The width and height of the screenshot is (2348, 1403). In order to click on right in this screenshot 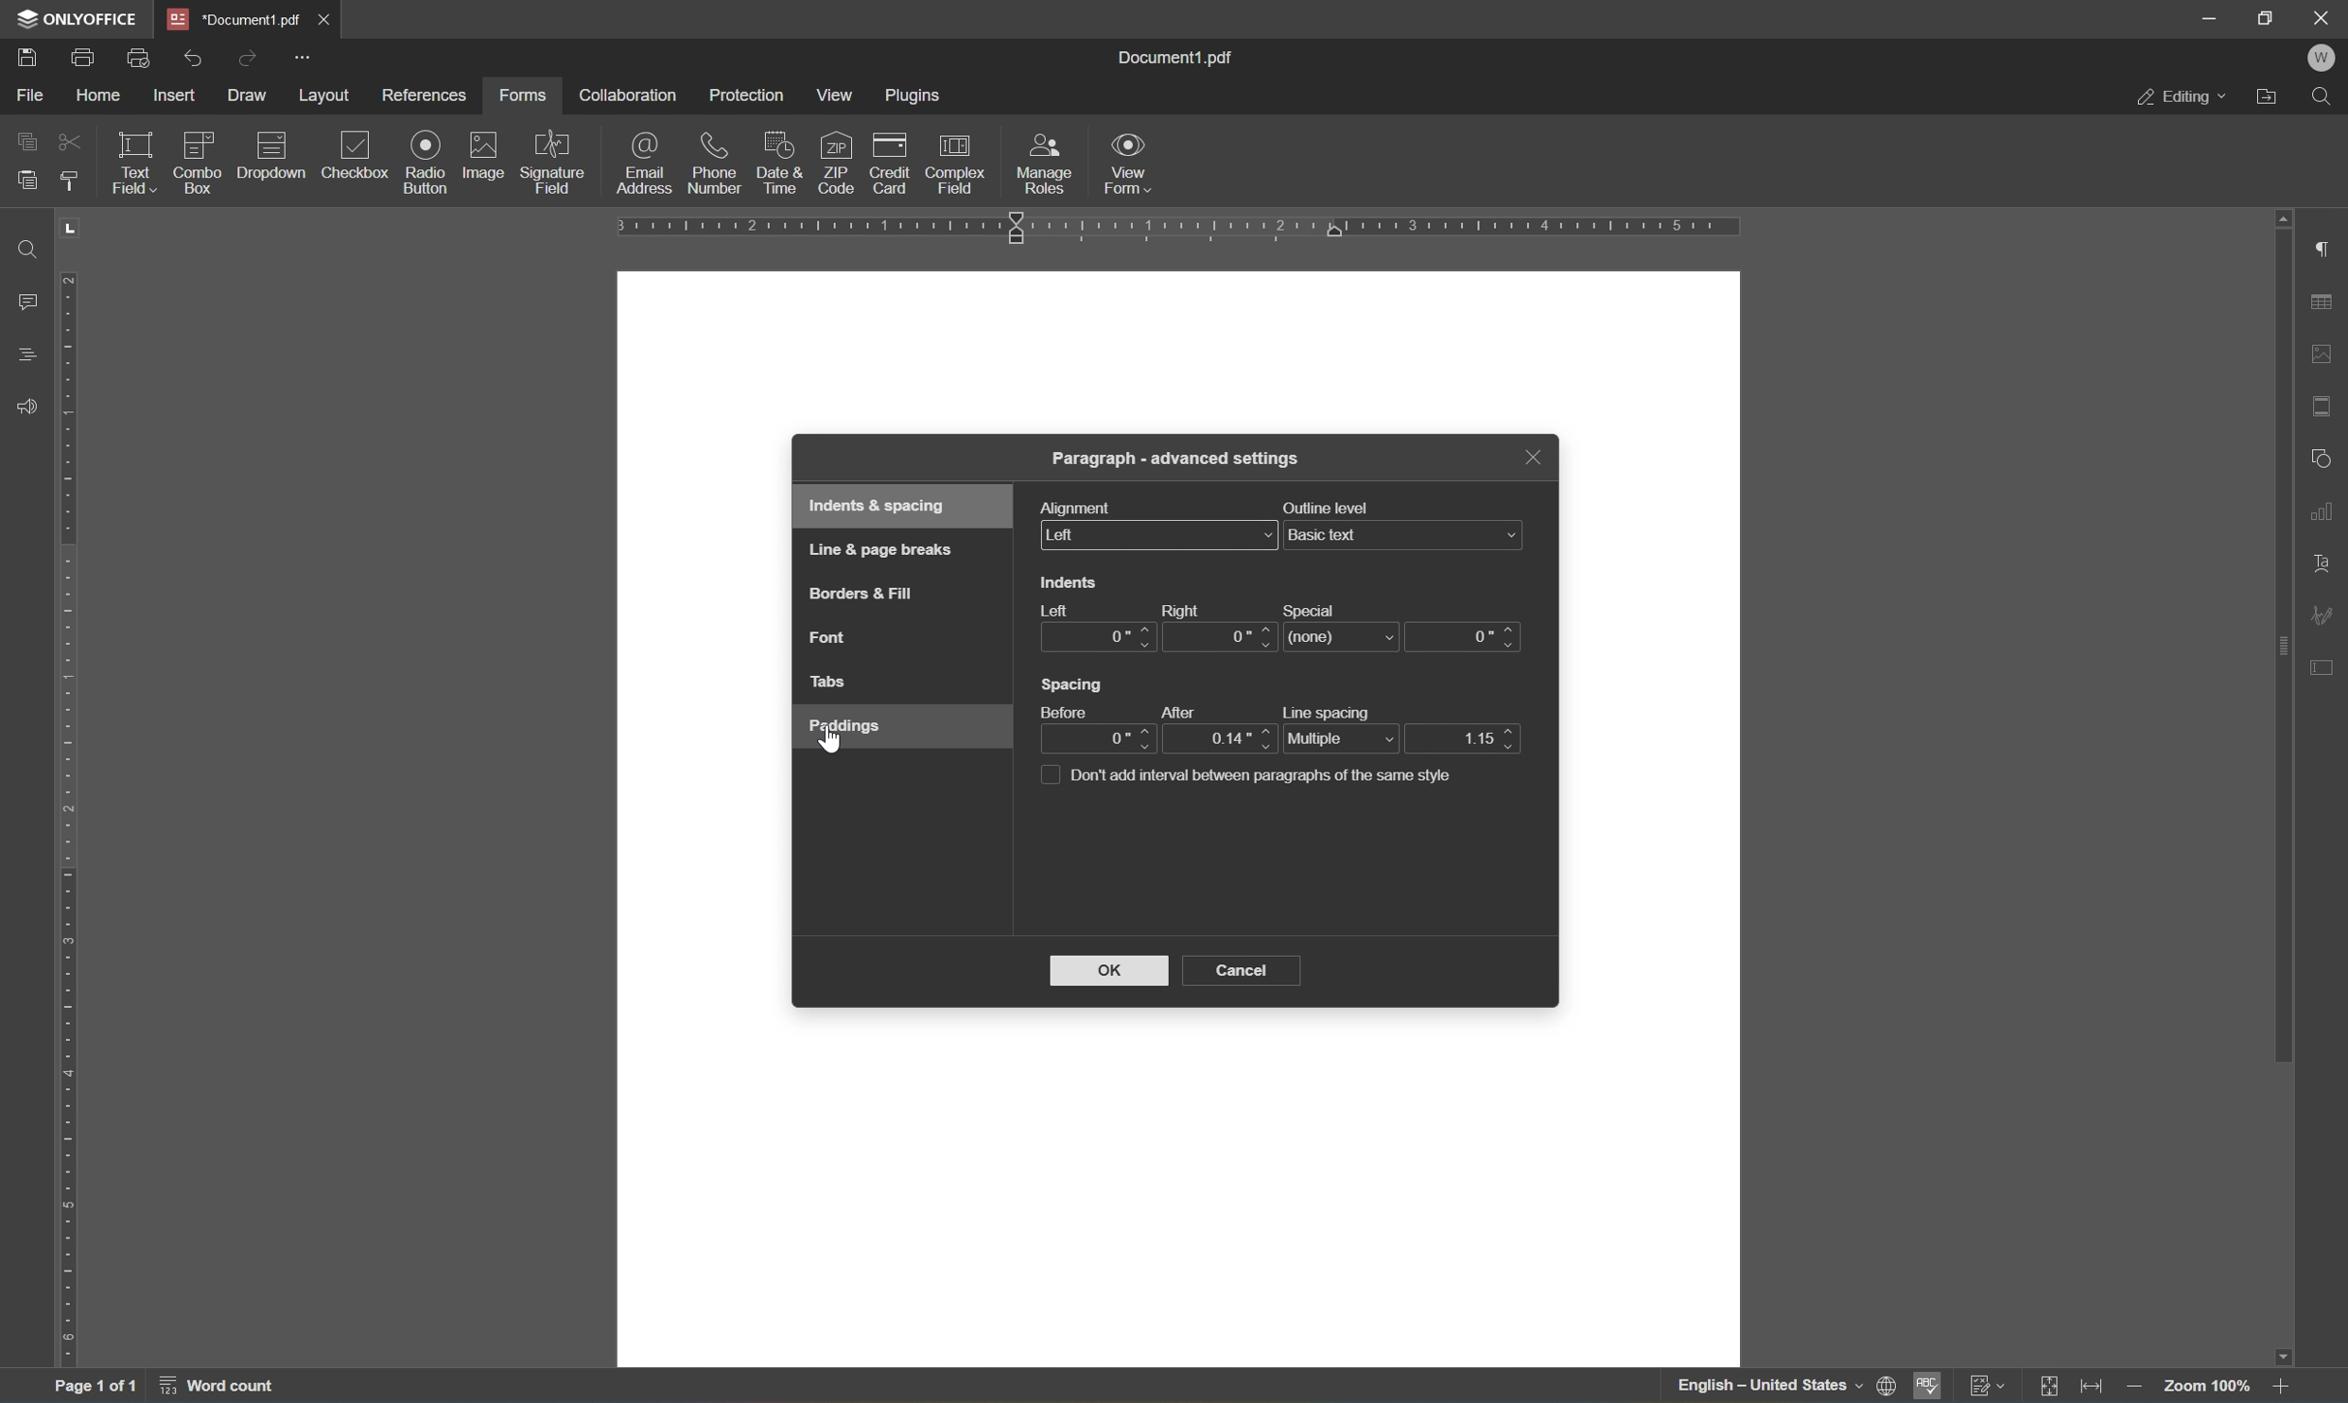, I will do `click(1193, 612)`.